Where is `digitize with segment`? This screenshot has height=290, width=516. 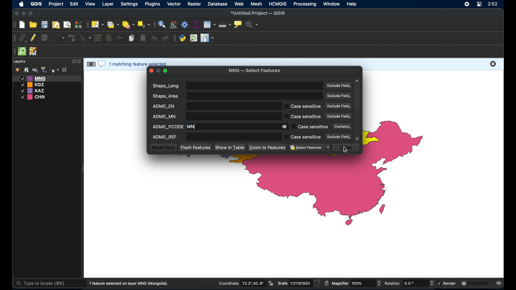 digitize with segment is located at coordinates (59, 38).